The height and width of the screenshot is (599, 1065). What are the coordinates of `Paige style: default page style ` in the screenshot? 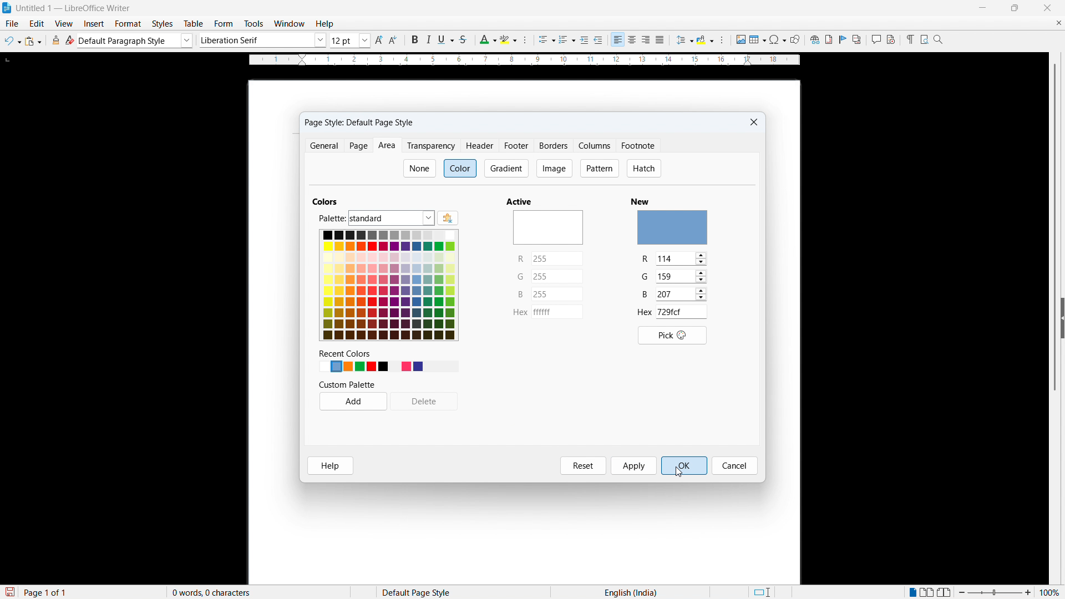 It's located at (358, 123).